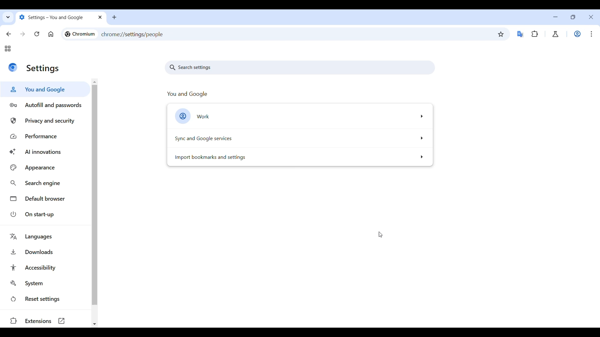 Image resolution: width=600 pixels, height=337 pixels. What do you see at coordinates (501, 34) in the screenshot?
I see `Bookmark this tab` at bounding box center [501, 34].